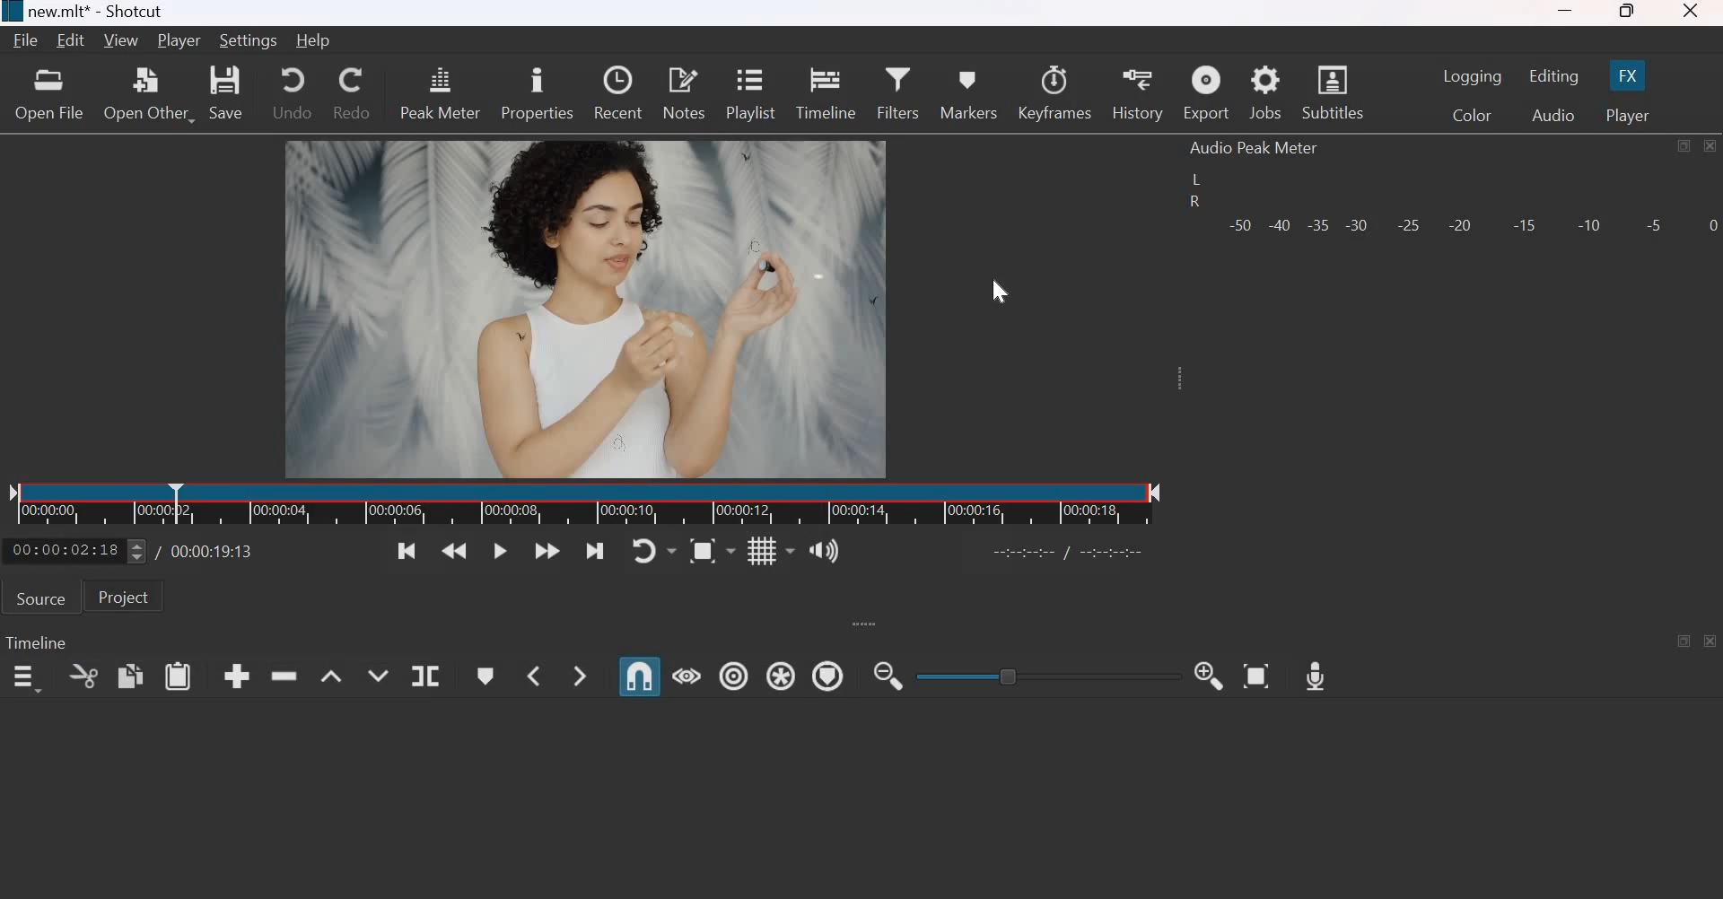 The width and height of the screenshot is (1723, 899). Describe the element at coordinates (1629, 113) in the screenshot. I see `Player` at that location.